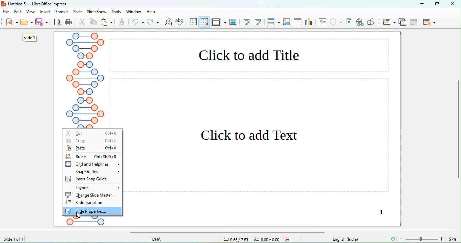 This screenshot has width=461, height=243. What do you see at coordinates (138, 22) in the screenshot?
I see `undo` at bounding box center [138, 22].